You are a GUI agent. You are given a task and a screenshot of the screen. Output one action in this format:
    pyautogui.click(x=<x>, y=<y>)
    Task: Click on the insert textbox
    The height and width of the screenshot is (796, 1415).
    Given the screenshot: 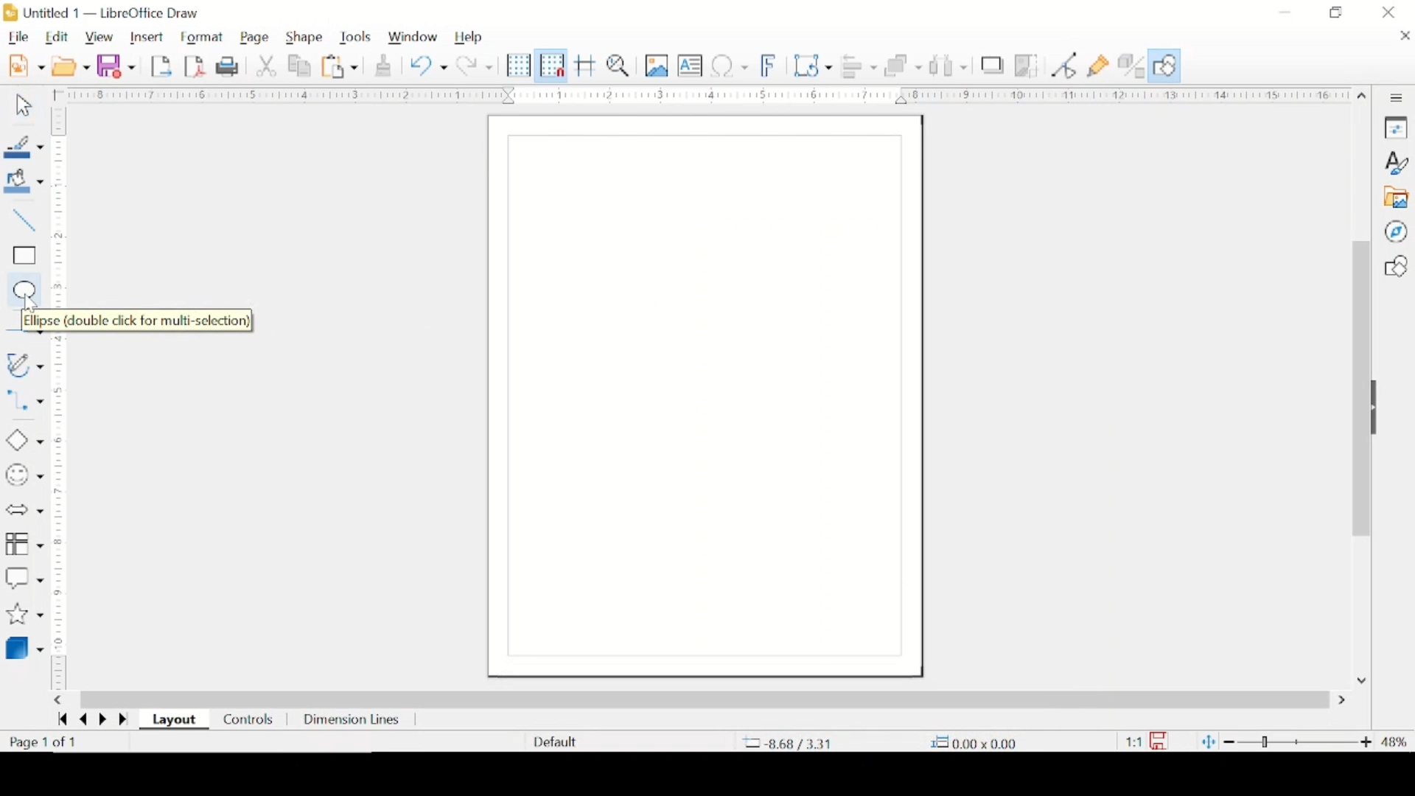 What is the action you would take?
    pyautogui.click(x=691, y=66)
    